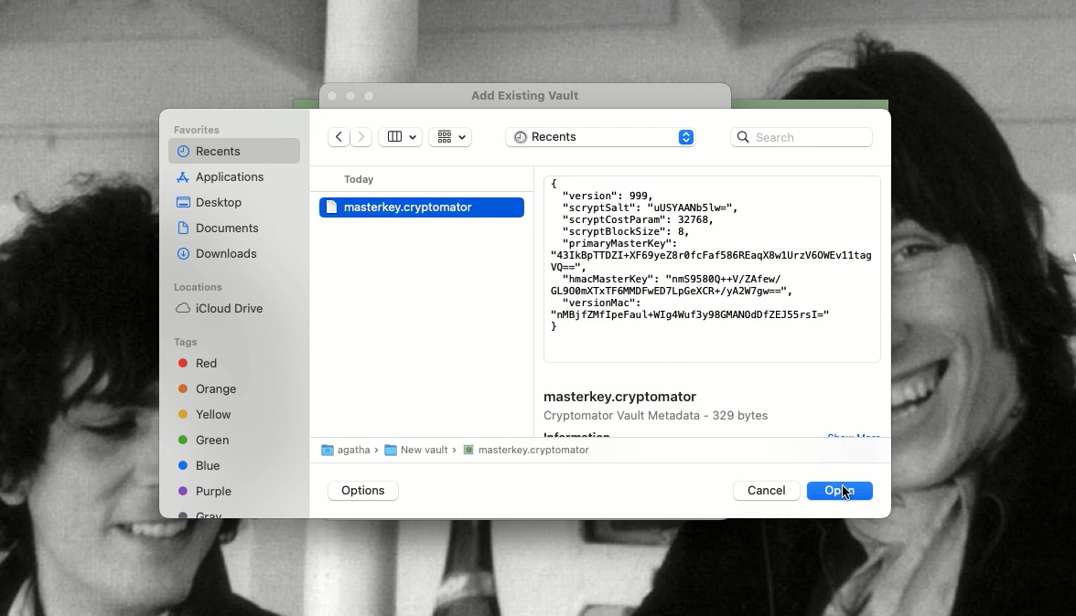 The width and height of the screenshot is (1076, 616). Describe the element at coordinates (224, 178) in the screenshot. I see `Applications` at that location.